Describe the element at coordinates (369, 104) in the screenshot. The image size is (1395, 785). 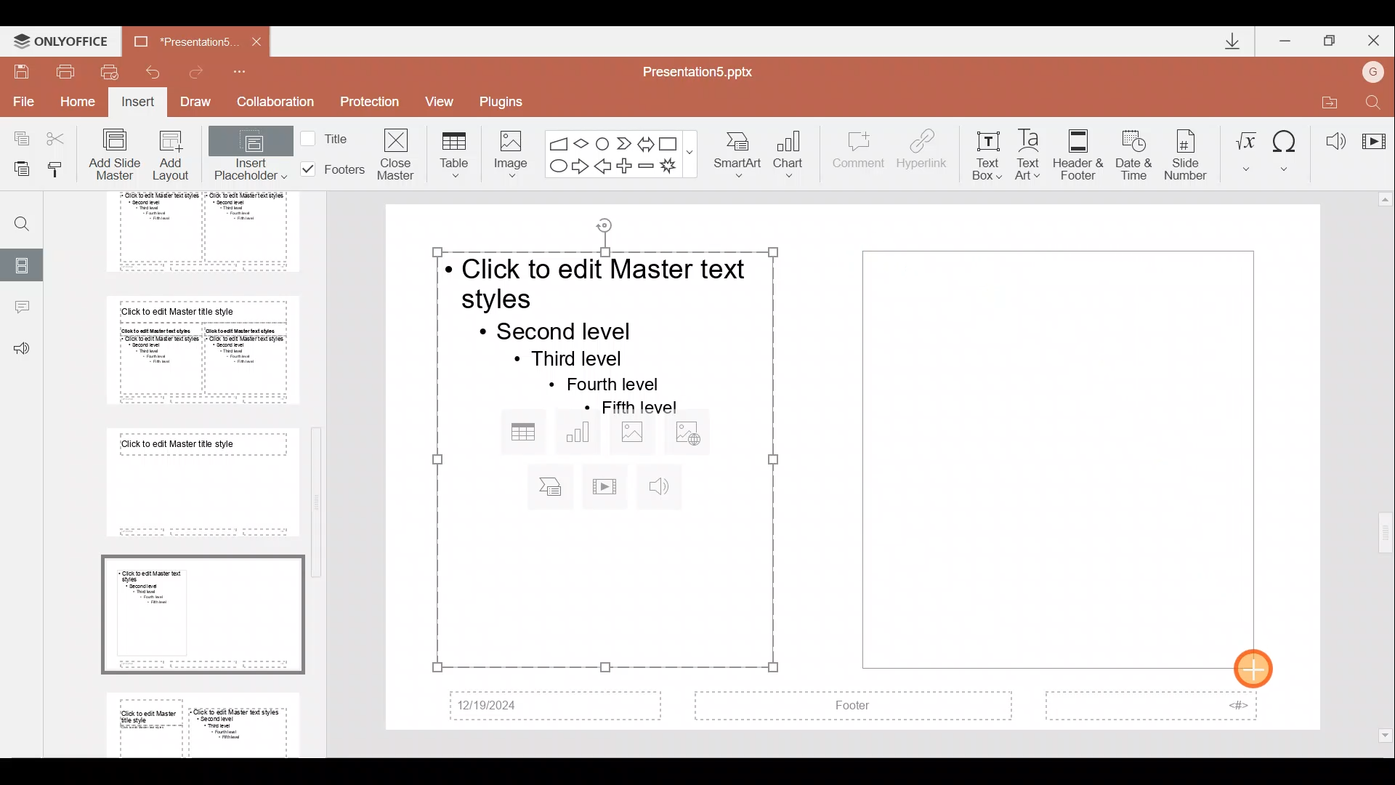
I see `Protection` at that location.